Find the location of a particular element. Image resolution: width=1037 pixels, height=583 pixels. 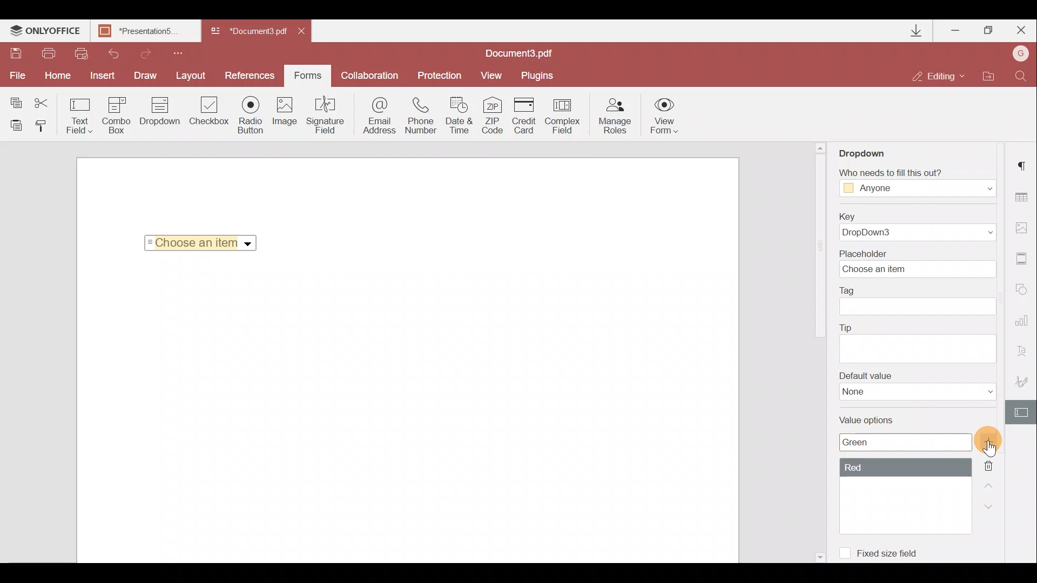

Cursor is located at coordinates (991, 445).